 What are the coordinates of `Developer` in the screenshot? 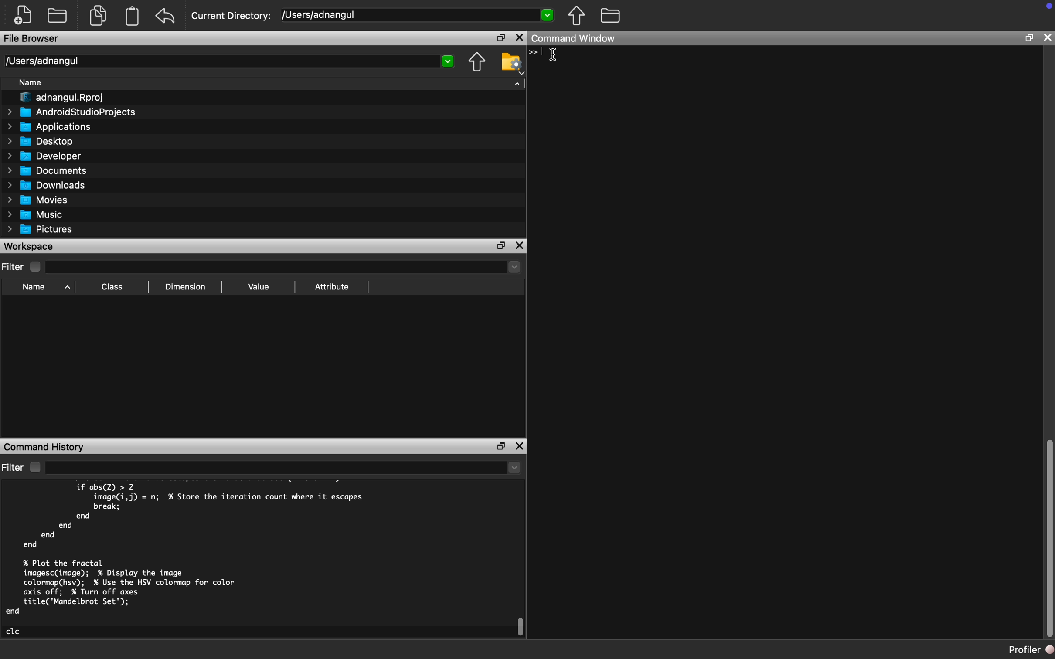 It's located at (47, 156).